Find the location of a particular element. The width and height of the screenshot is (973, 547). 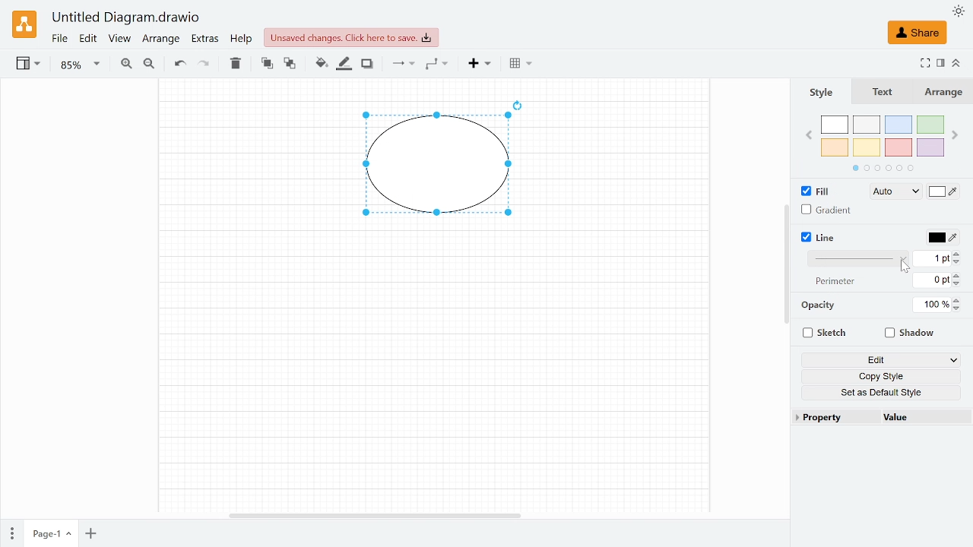

Delete is located at coordinates (236, 66).